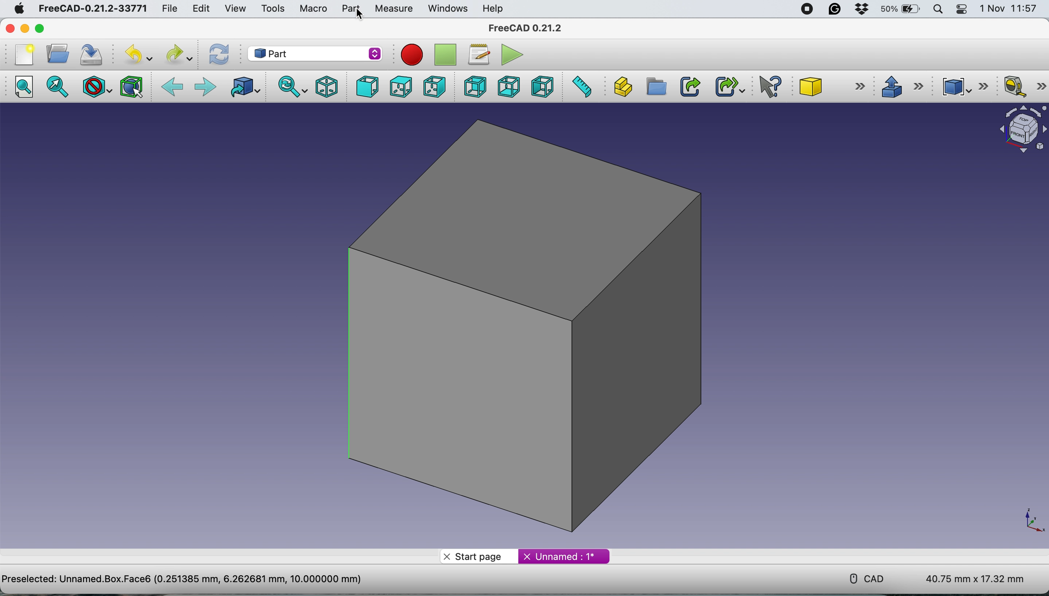 The height and width of the screenshot is (596, 1049). Describe the element at coordinates (1009, 9) in the screenshot. I see `date and time` at that location.